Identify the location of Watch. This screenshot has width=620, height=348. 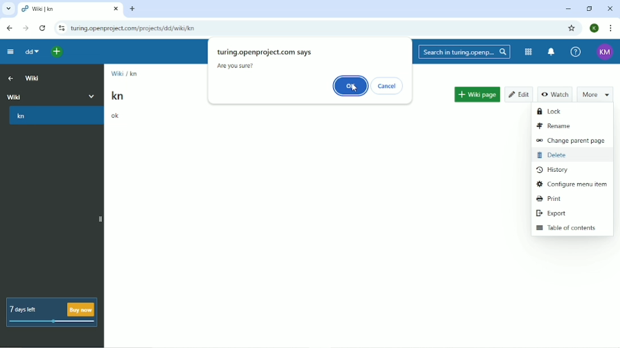
(556, 95).